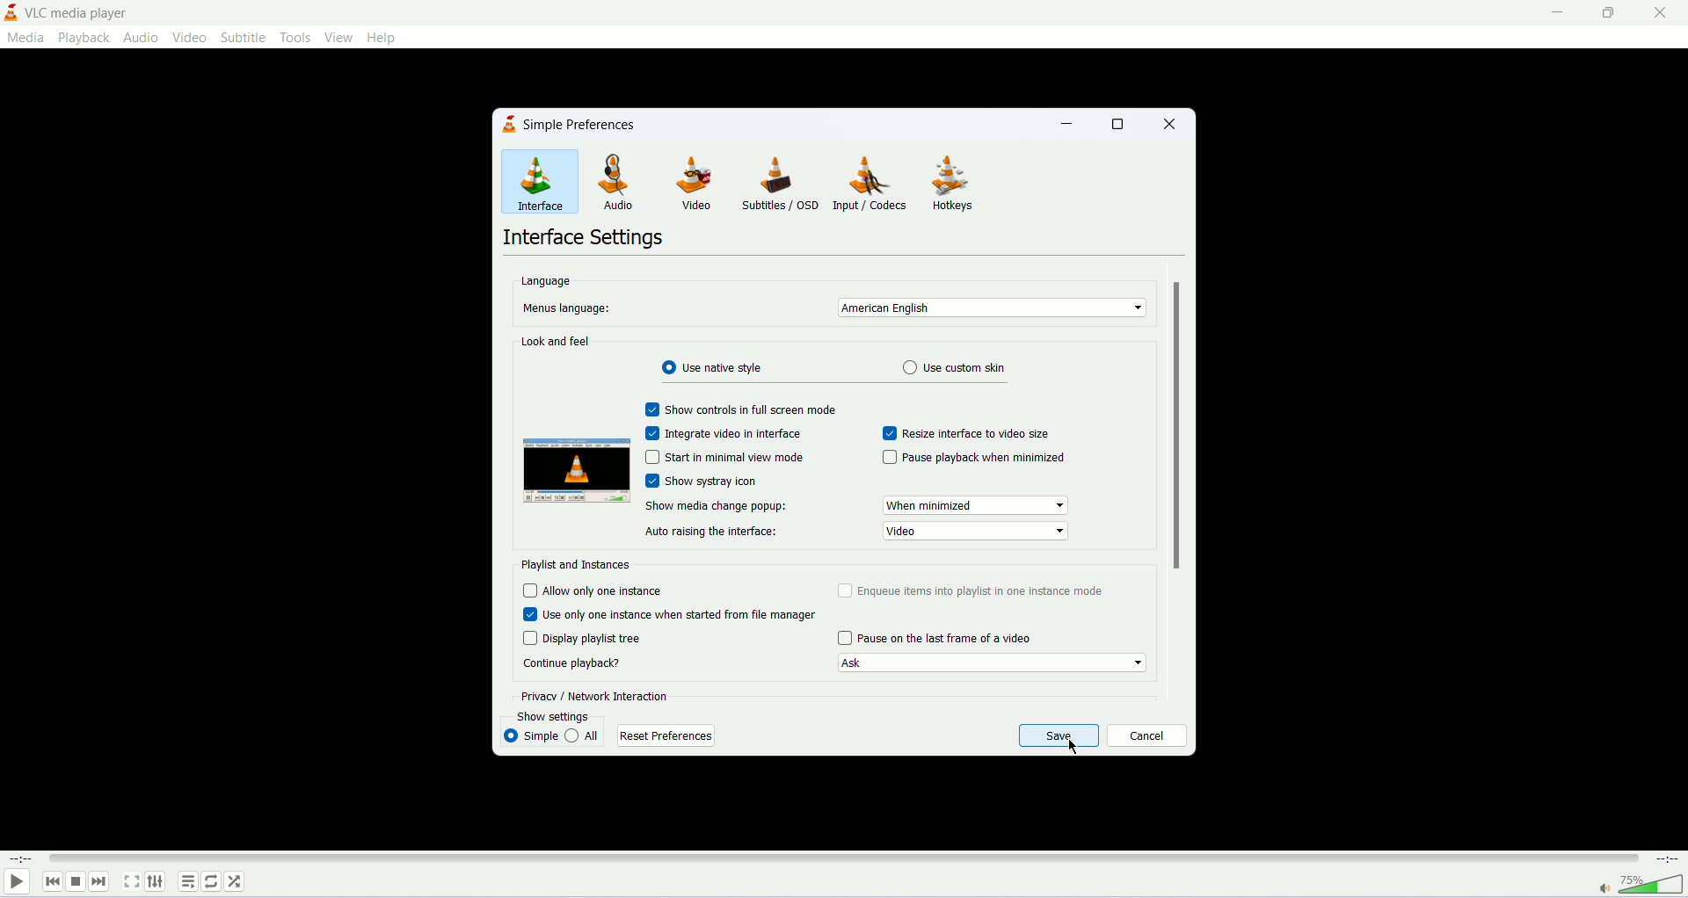 The width and height of the screenshot is (1688, 898). What do you see at coordinates (1175, 424) in the screenshot?
I see `scroll bar` at bounding box center [1175, 424].